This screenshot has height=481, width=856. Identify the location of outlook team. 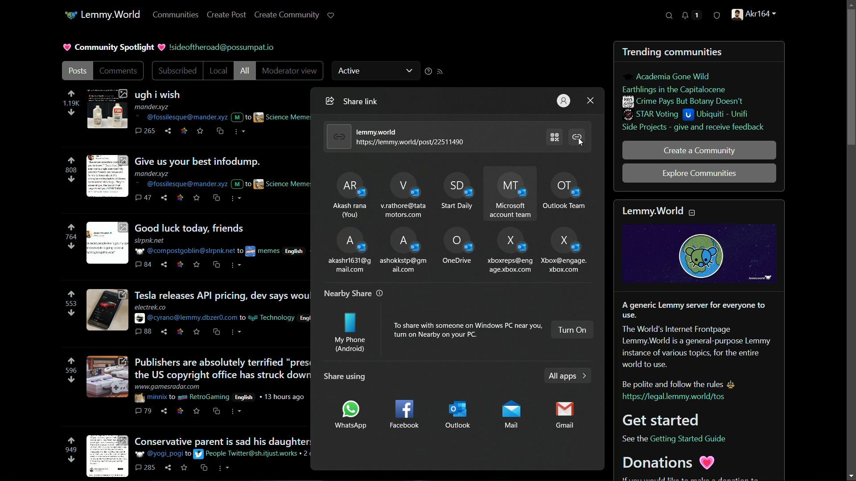
(569, 192).